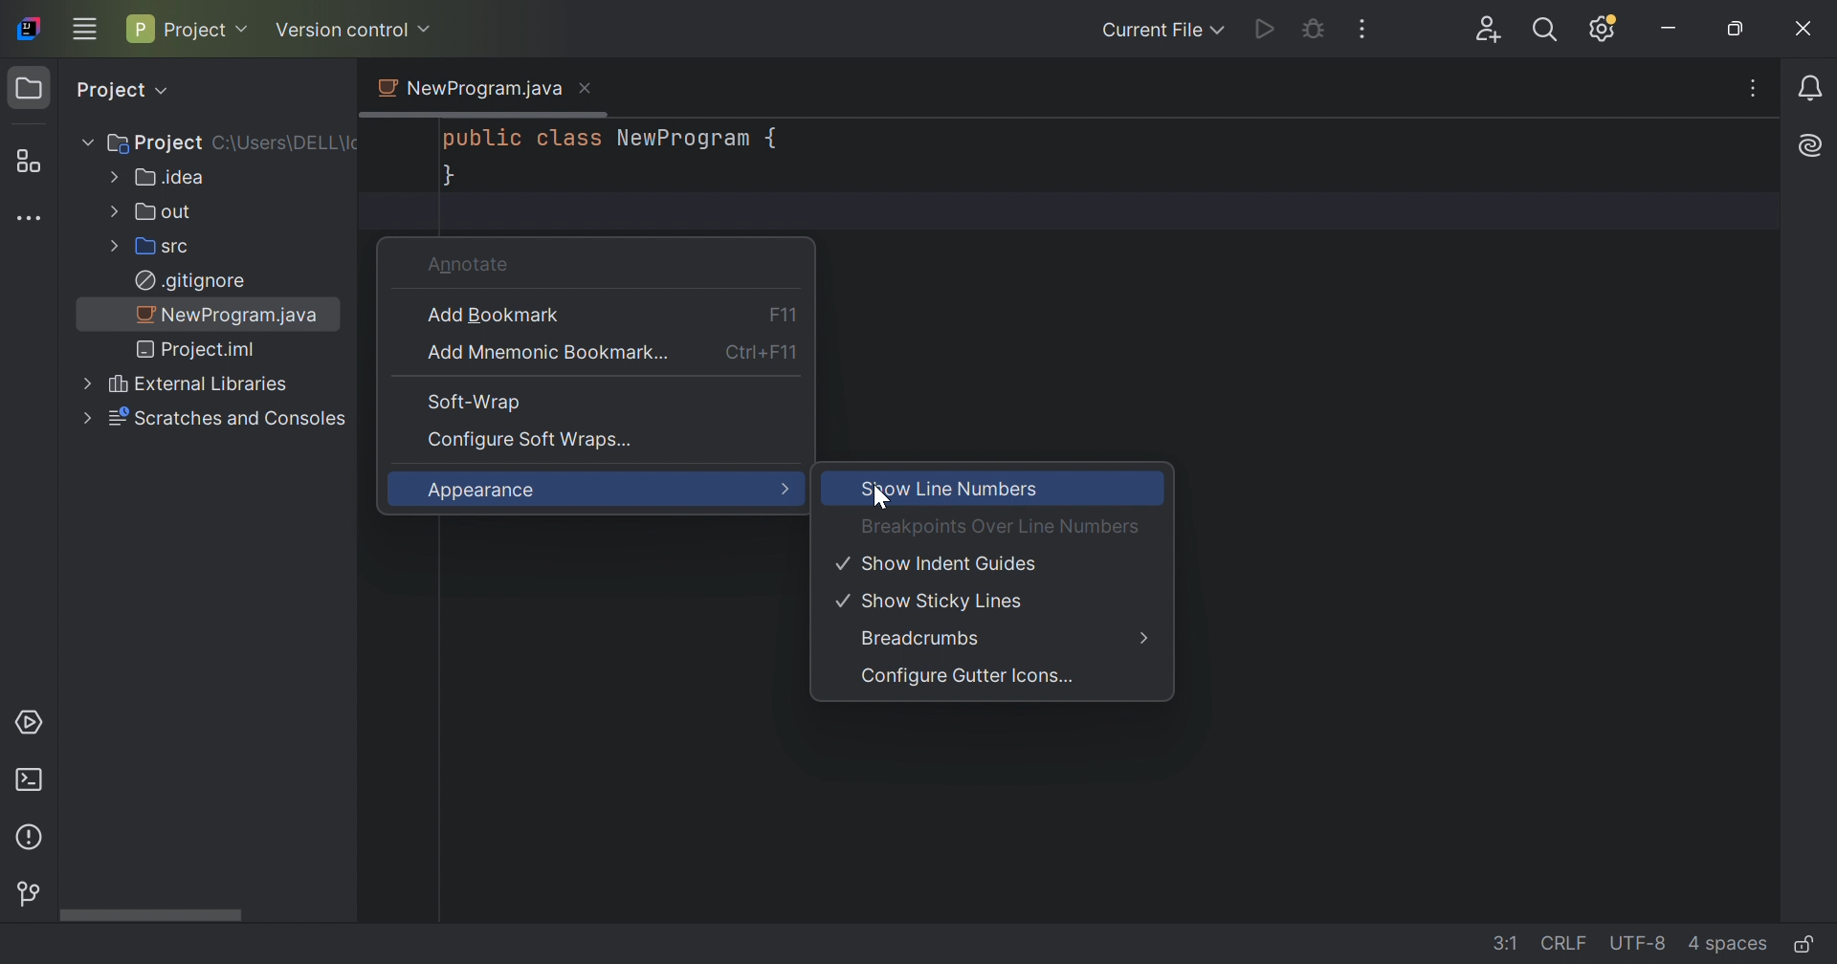 This screenshot has height=964, width=1837. What do you see at coordinates (1313, 28) in the screenshot?
I see `Debug NewProgram.java` at bounding box center [1313, 28].